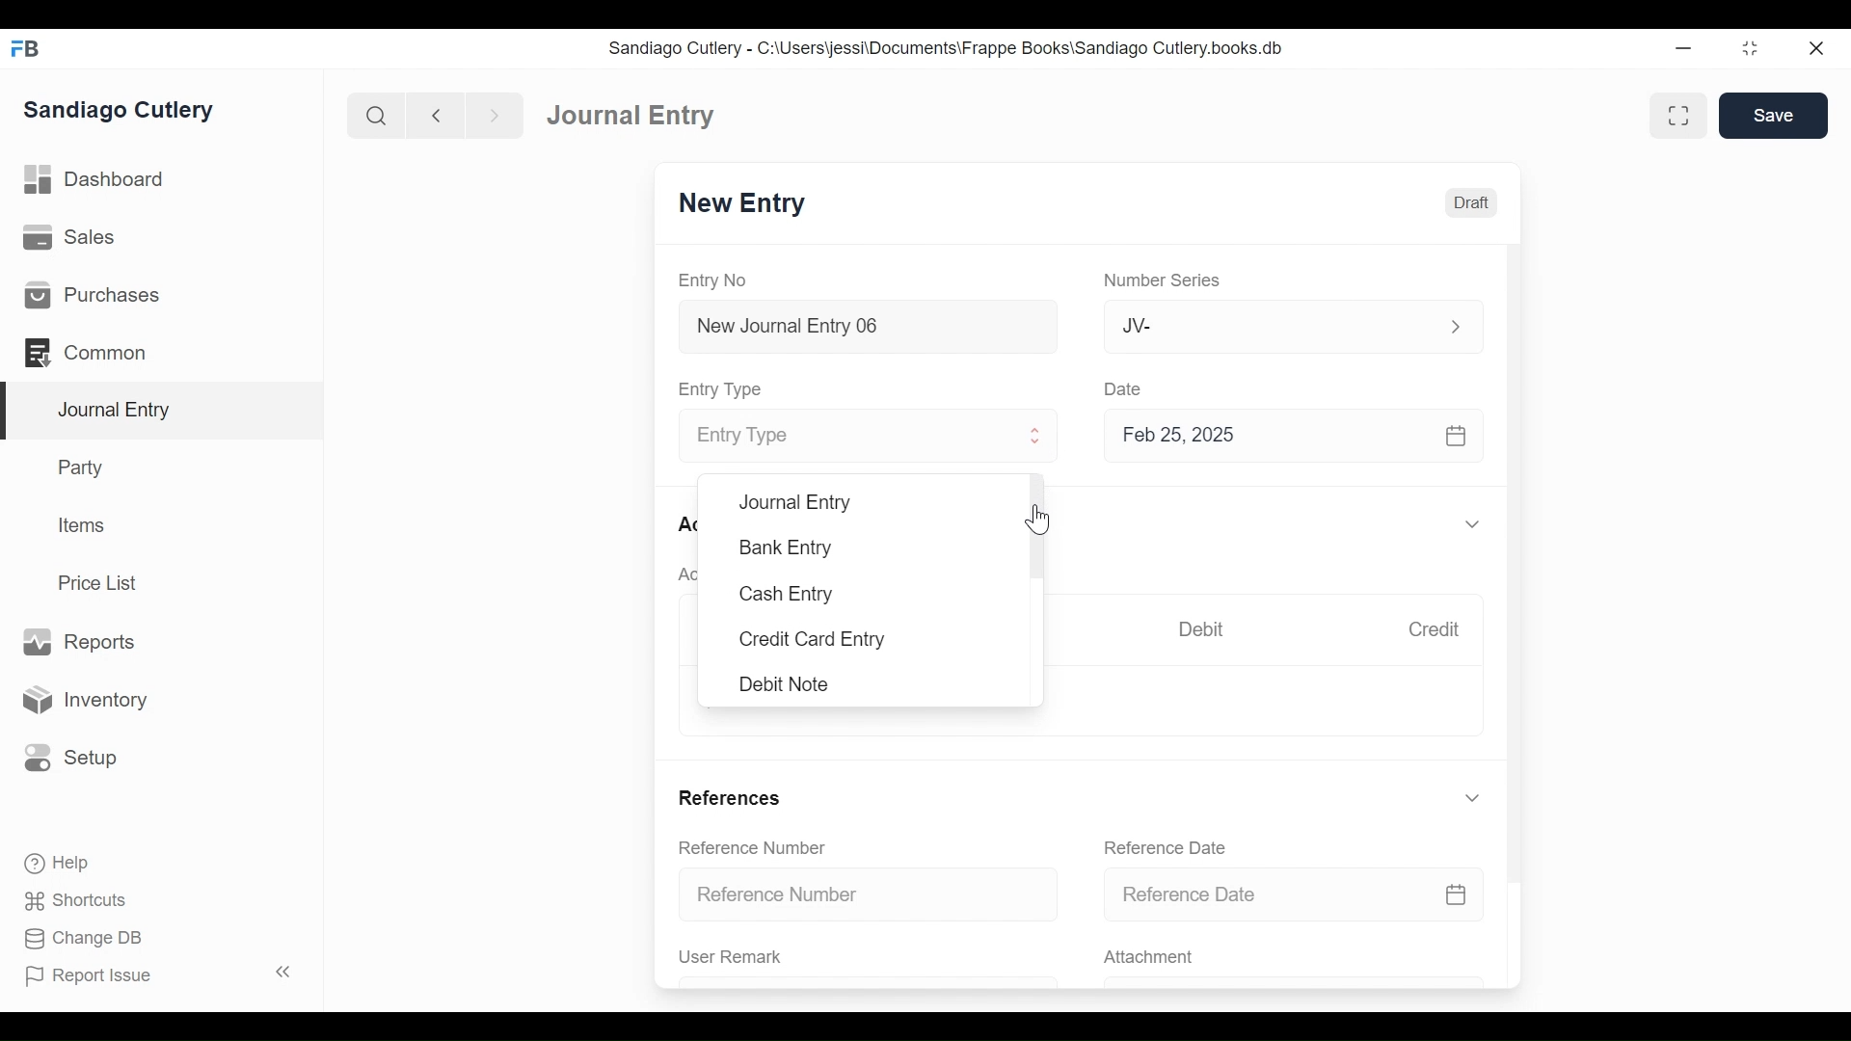 Image resolution: width=1851 pixels, height=1041 pixels. I want to click on References, so click(729, 797).